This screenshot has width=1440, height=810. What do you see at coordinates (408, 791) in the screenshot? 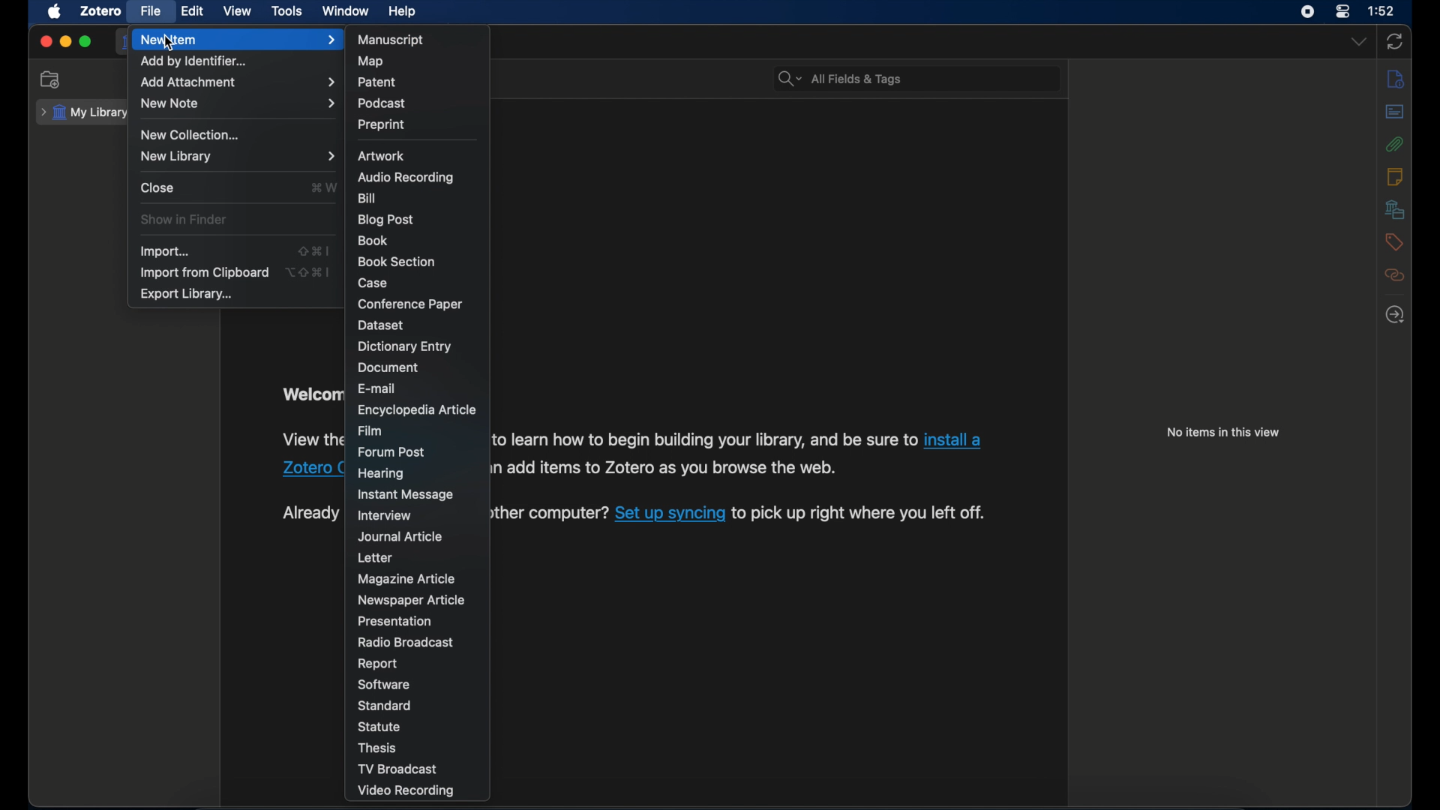
I see `video recording` at bounding box center [408, 791].